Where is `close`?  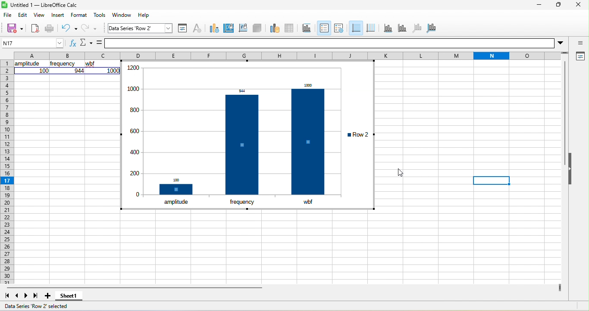
close is located at coordinates (576, 6).